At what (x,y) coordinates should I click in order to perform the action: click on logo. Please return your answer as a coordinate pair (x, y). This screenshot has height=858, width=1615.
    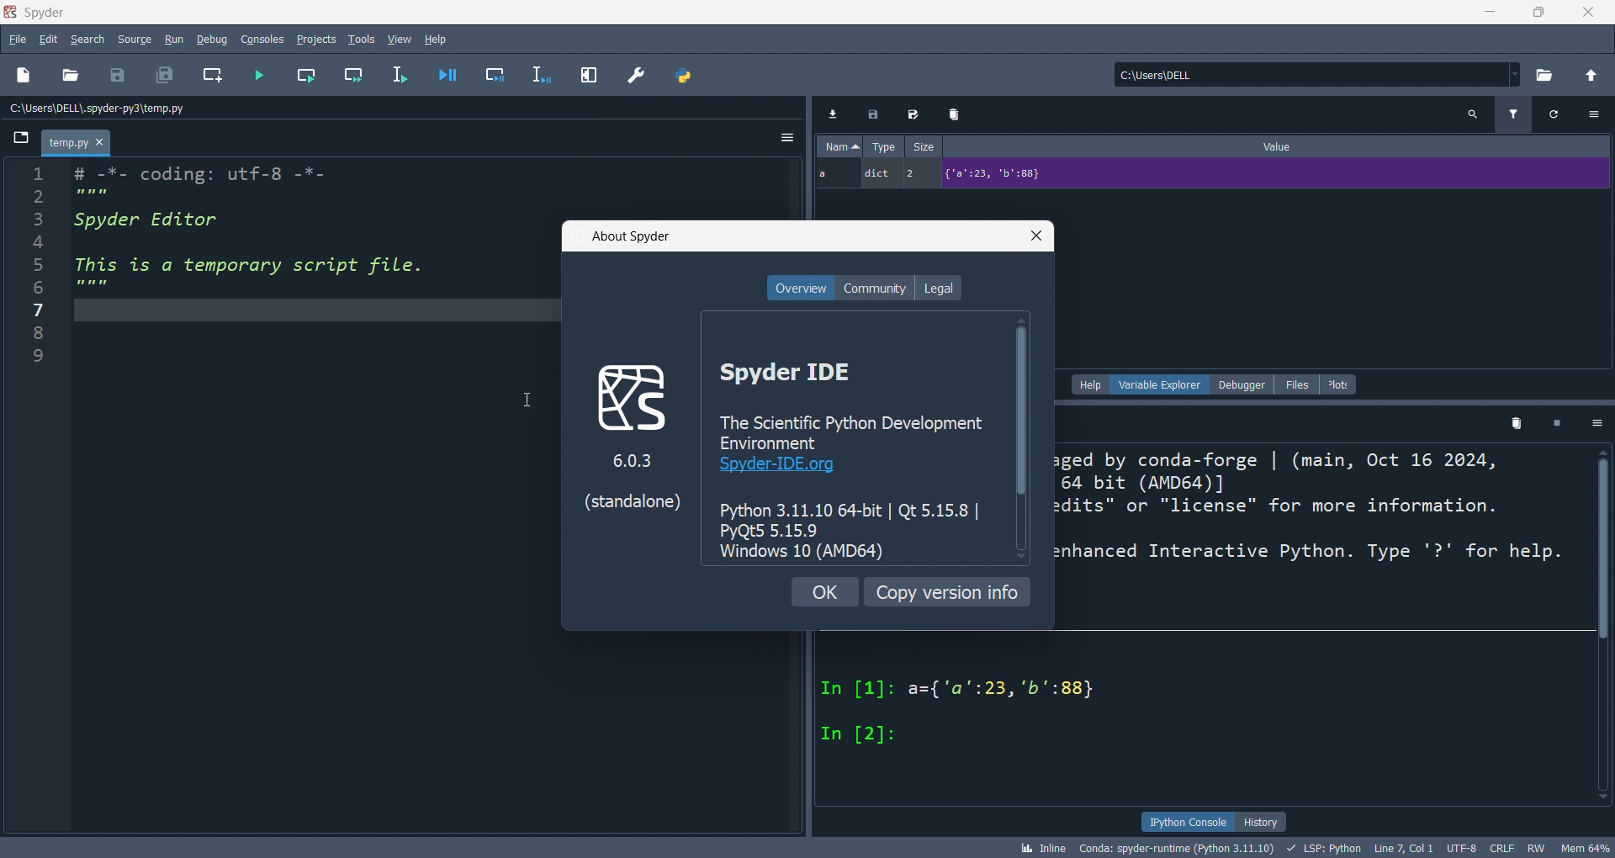
    Looking at the image, I should click on (634, 437).